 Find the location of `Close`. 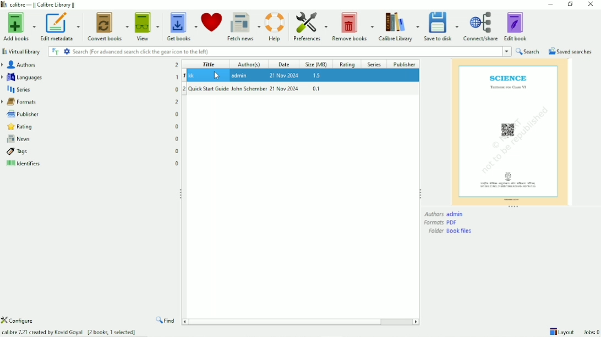

Close is located at coordinates (590, 5).